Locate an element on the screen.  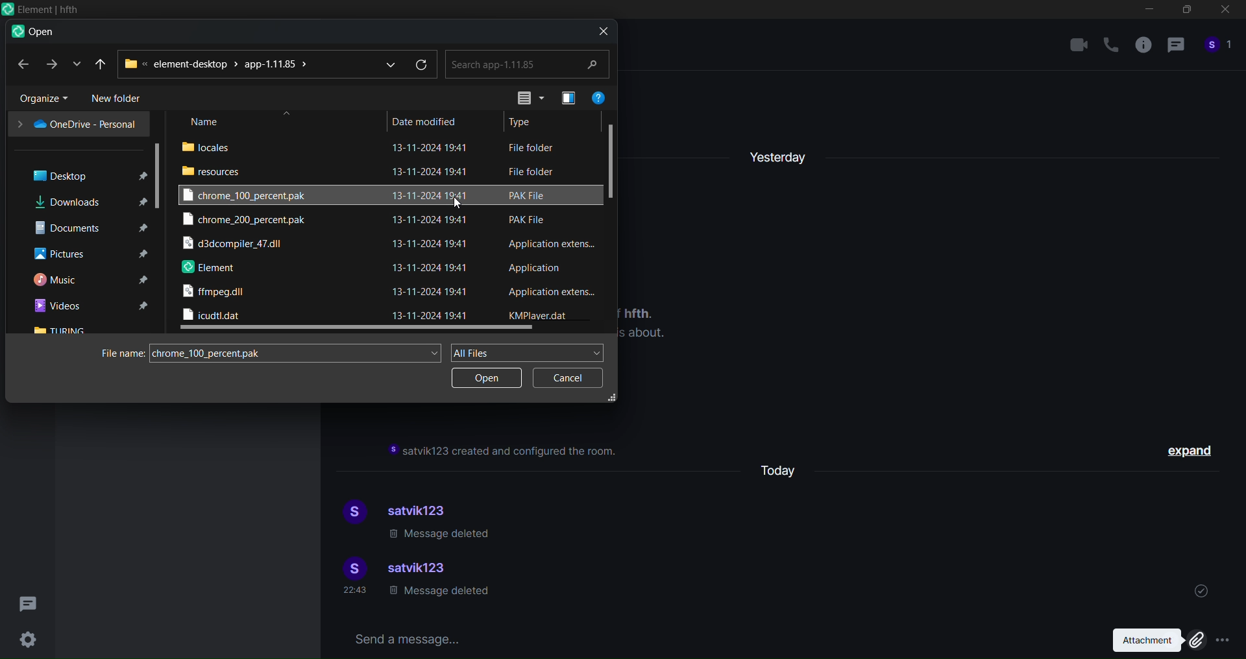
search is located at coordinates (528, 64).